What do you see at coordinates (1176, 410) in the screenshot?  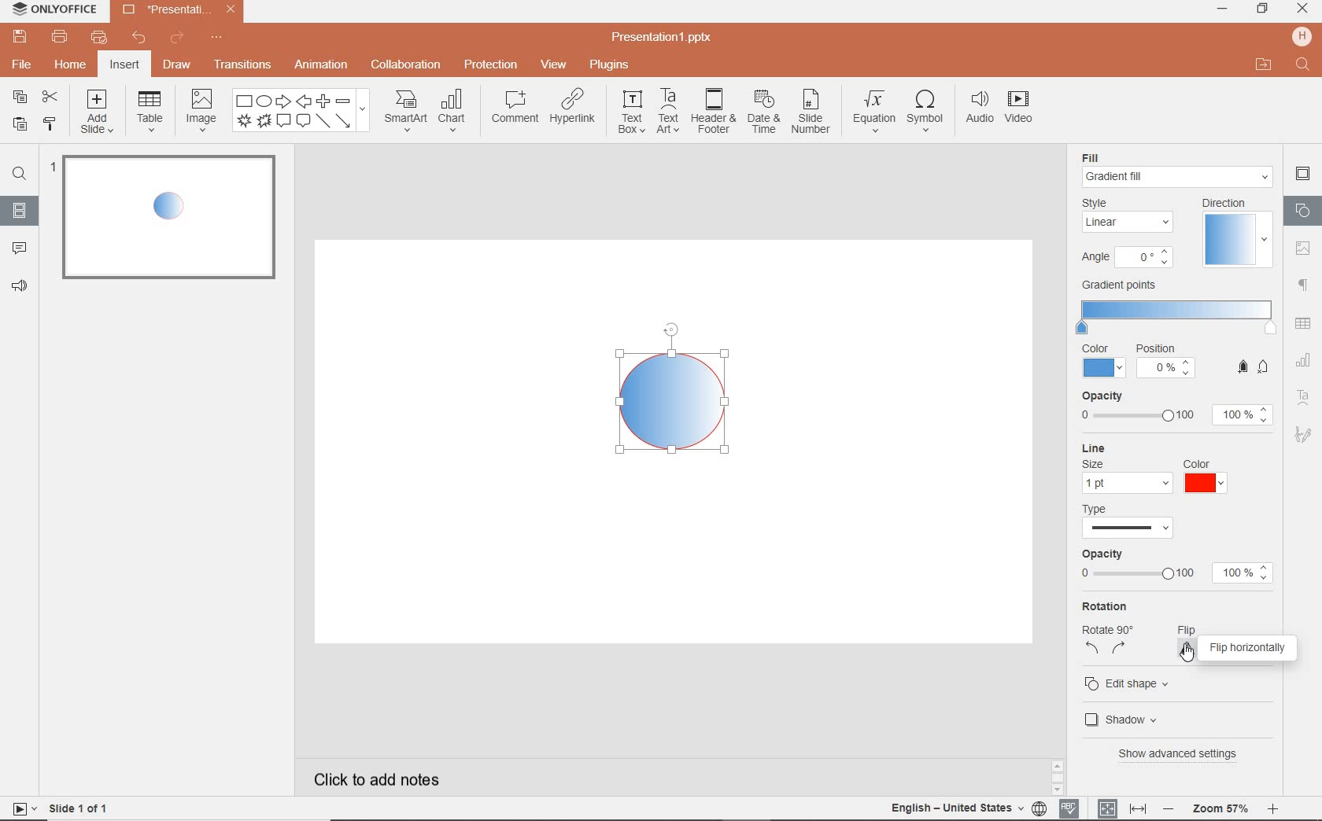 I see `OPACITY` at bounding box center [1176, 410].